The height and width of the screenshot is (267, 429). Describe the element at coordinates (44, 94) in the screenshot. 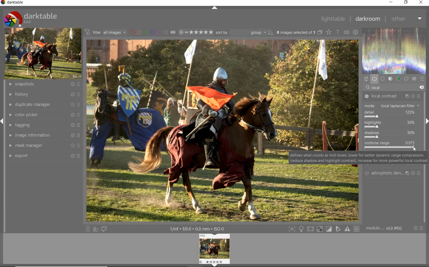

I see `history` at that location.